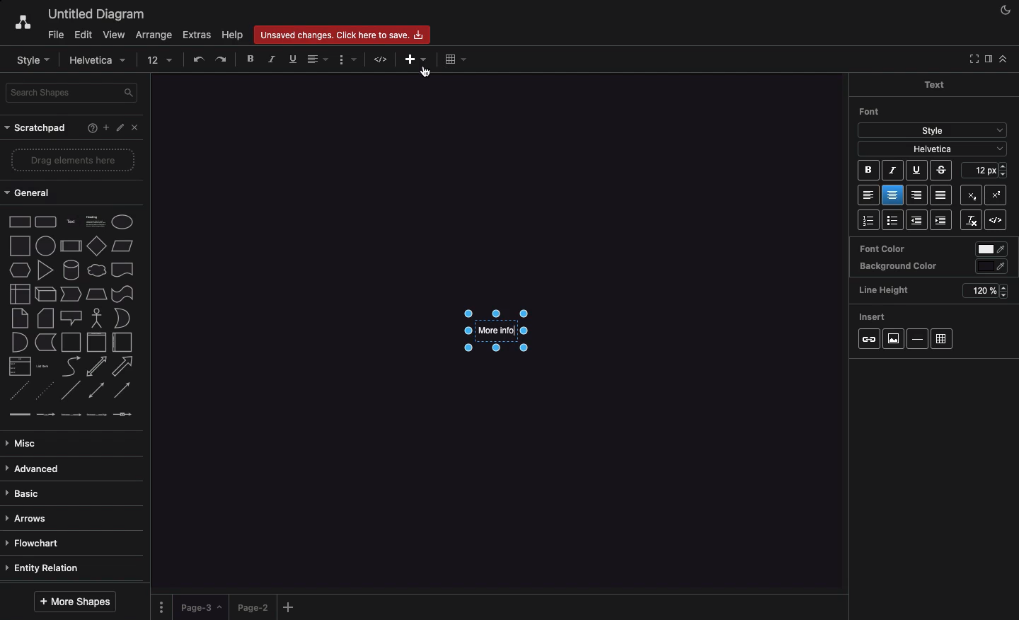 This screenshot has width=1019, height=620. What do you see at coordinates (138, 130) in the screenshot?
I see `Close` at bounding box center [138, 130].